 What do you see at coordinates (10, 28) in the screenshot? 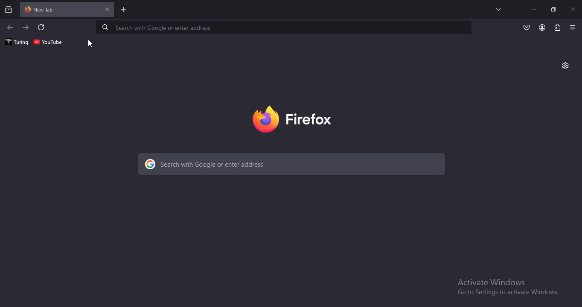
I see `click to go to previous page` at bounding box center [10, 28].